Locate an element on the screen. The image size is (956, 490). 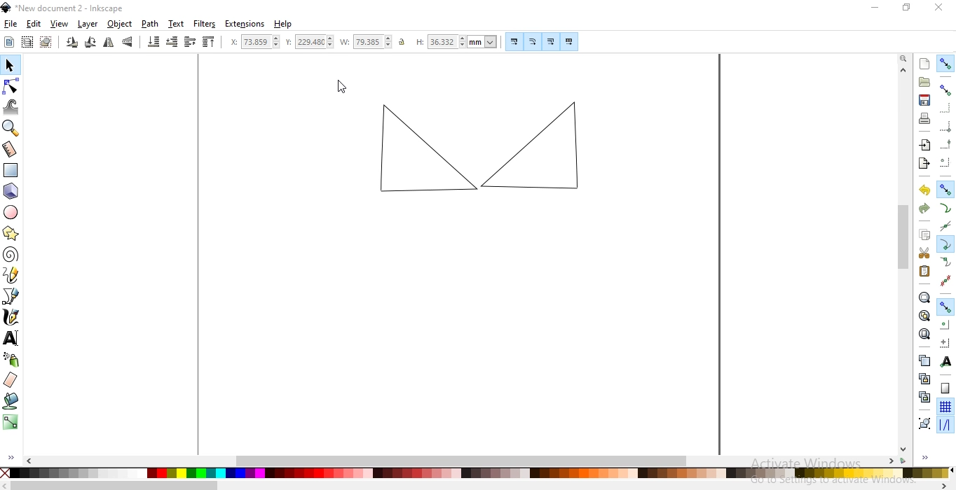
colors is located at coordinates (477, 473).